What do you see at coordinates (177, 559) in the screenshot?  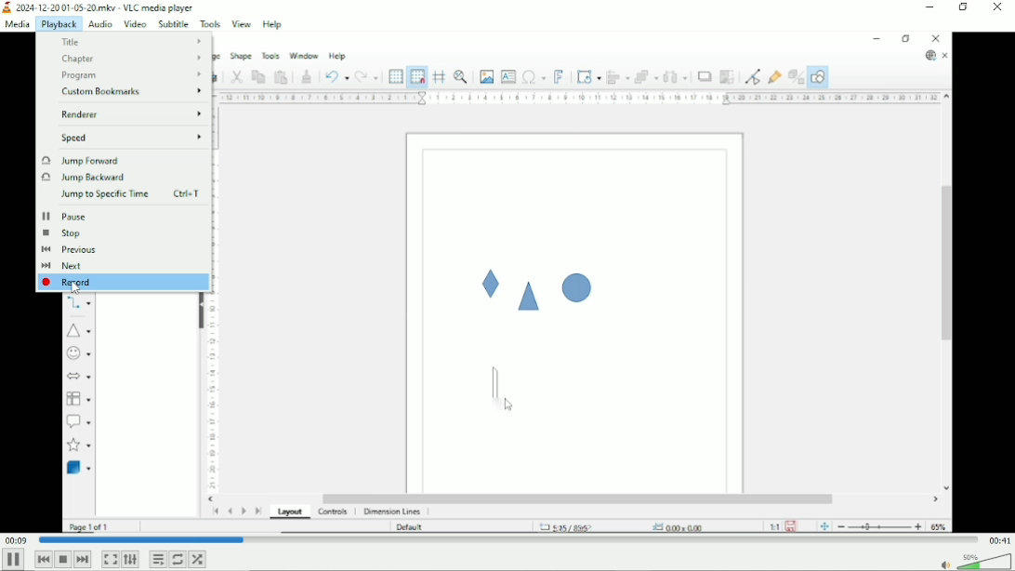 I see `Toggle loop all, loop one and no loop` at bounding box center [177, 559].